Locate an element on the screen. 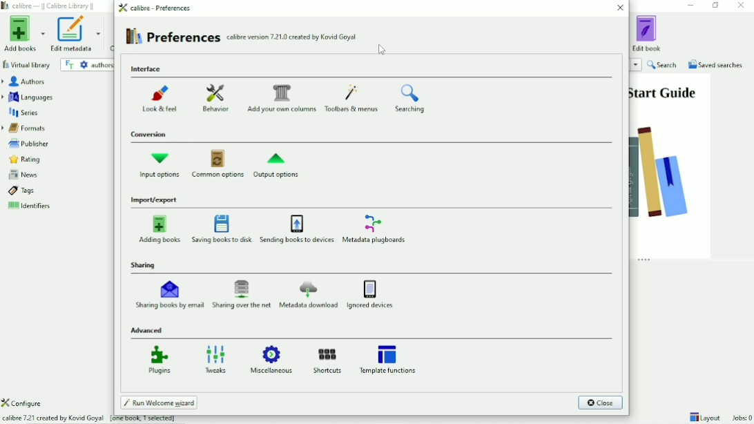 The width and height of the screenshot is (754, 424). Virtual library is located at coordinates (27, 64).